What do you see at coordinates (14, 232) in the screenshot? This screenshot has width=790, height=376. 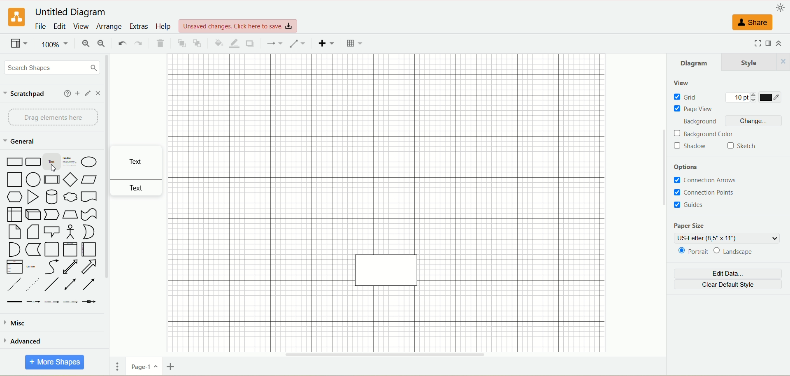 I see `note` at bounding box center [14, 232].